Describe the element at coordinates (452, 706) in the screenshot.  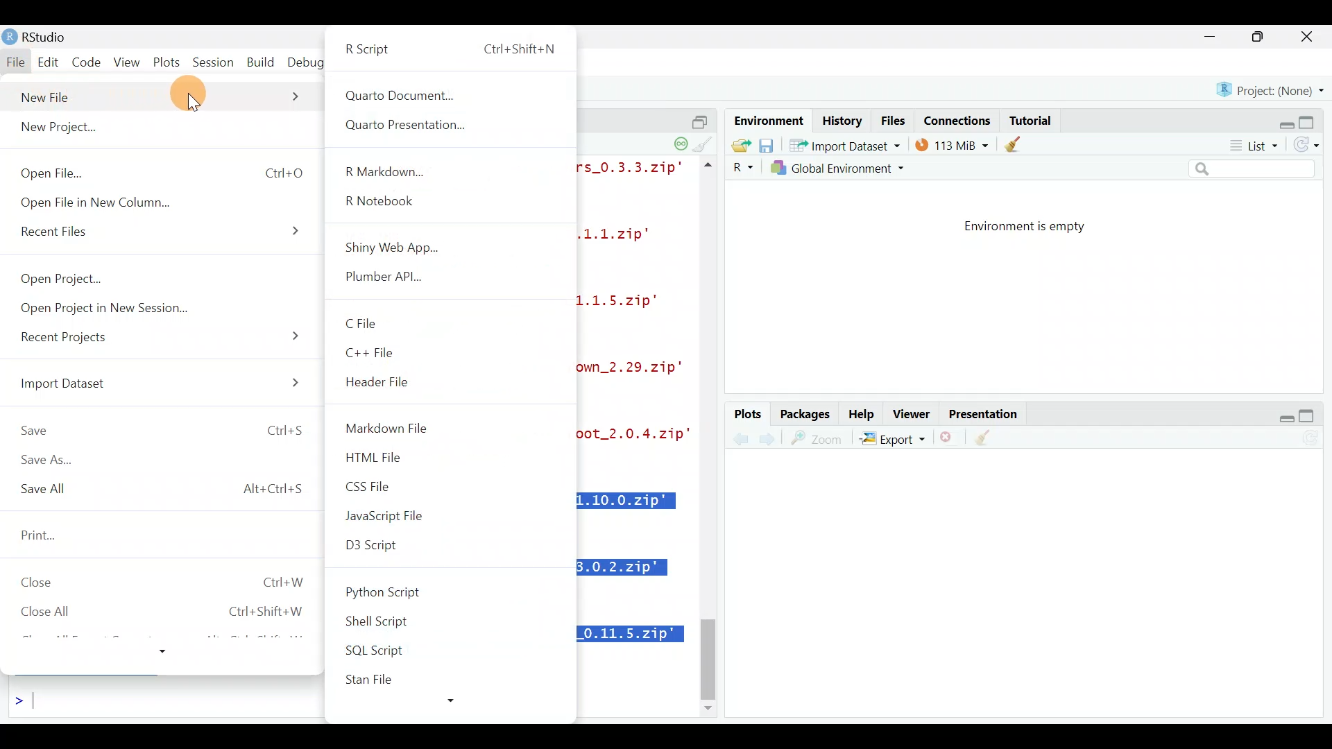
I see `more` at that location.